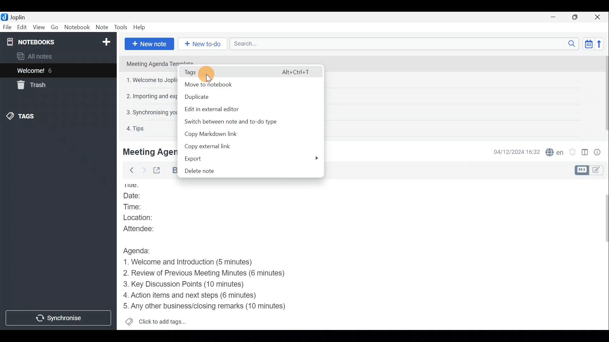  Describe the element at coordinates (249, 72) in the screenshot. I see `Tags   Alt+Ctrl+T` at that location.